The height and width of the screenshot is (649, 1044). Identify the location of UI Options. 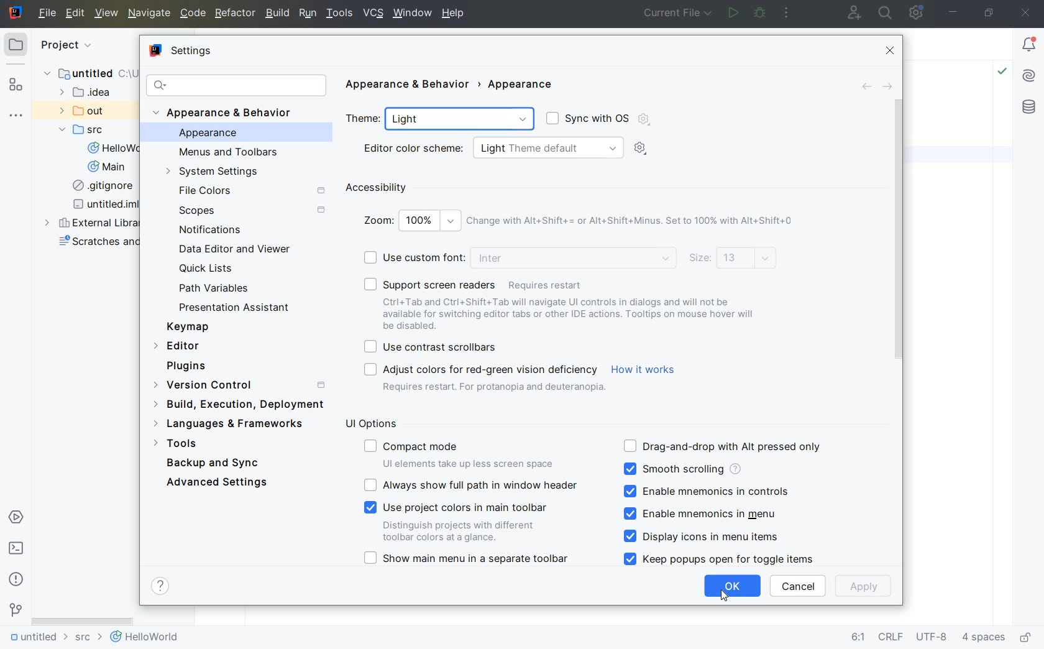
(376, 424).